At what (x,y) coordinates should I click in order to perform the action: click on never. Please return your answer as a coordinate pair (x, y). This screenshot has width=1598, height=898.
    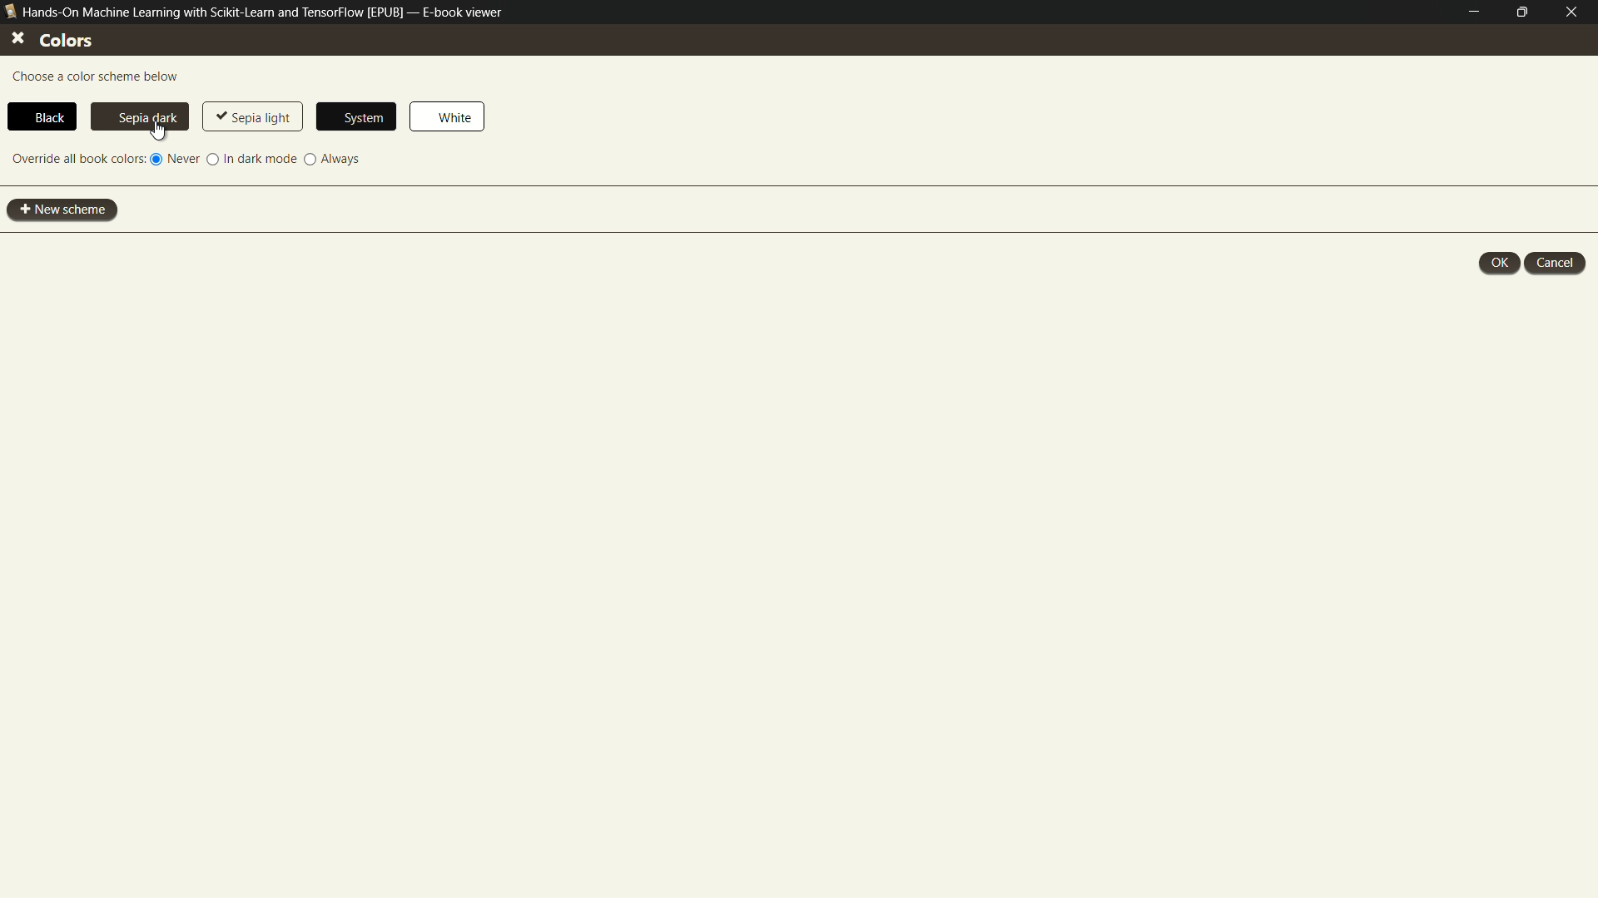
    Looking at the image, I should click on (176, 159).